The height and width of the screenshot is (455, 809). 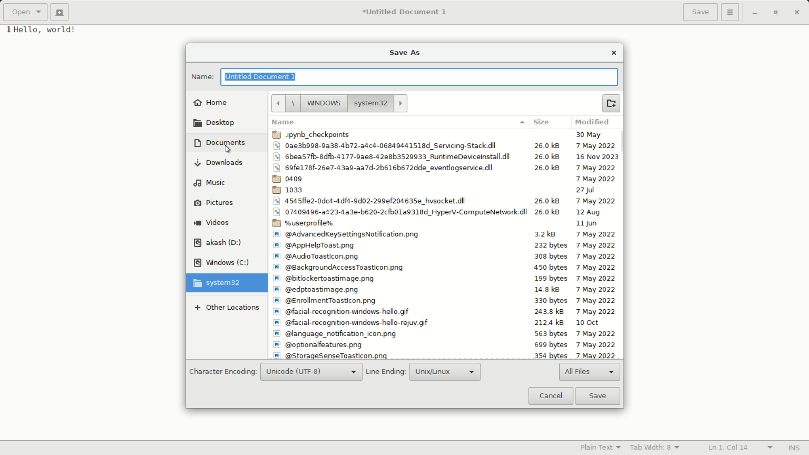 What do you see at coordinates (226, 308) in the screenshot?
I see `Add other locations` at bounding box center [226, 308].